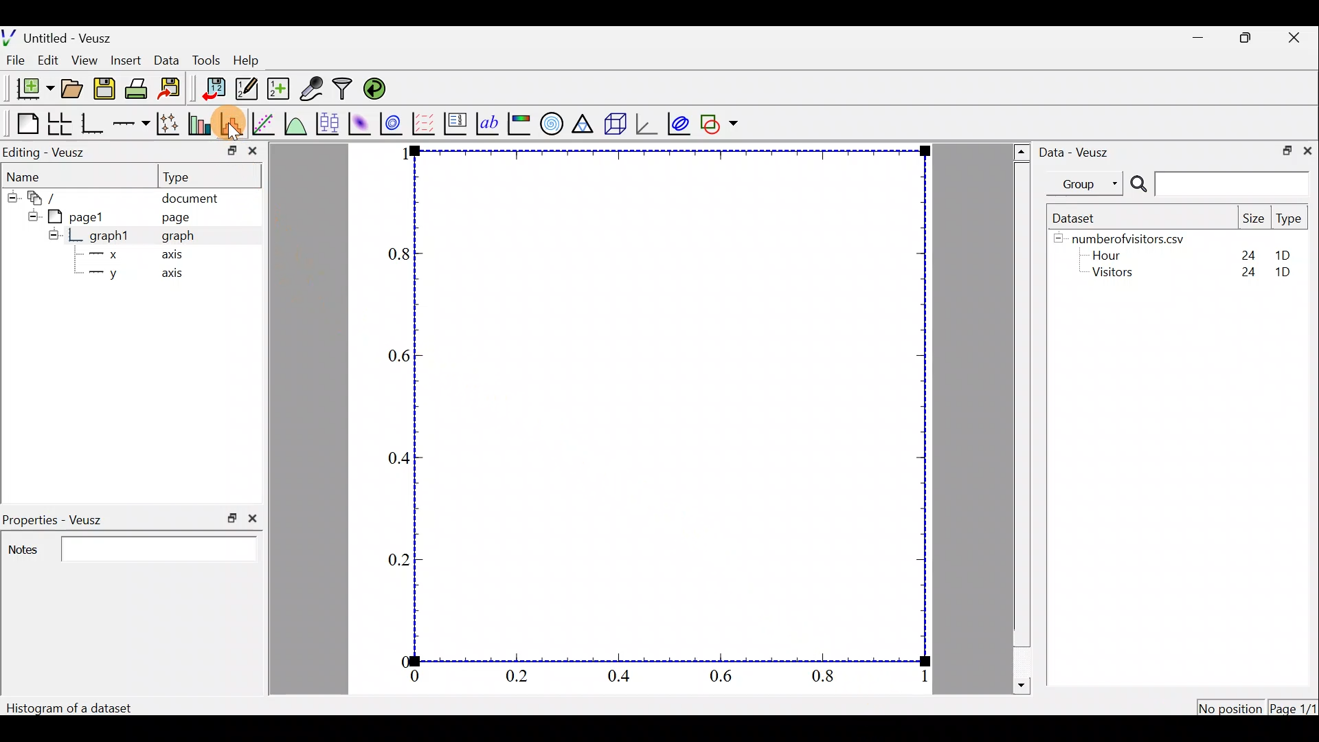 The height and width of the screenshot is (742, 1319). Describe the element at coordinates (1019, 417) in the screenshot. I see `scroll bar` at that location.